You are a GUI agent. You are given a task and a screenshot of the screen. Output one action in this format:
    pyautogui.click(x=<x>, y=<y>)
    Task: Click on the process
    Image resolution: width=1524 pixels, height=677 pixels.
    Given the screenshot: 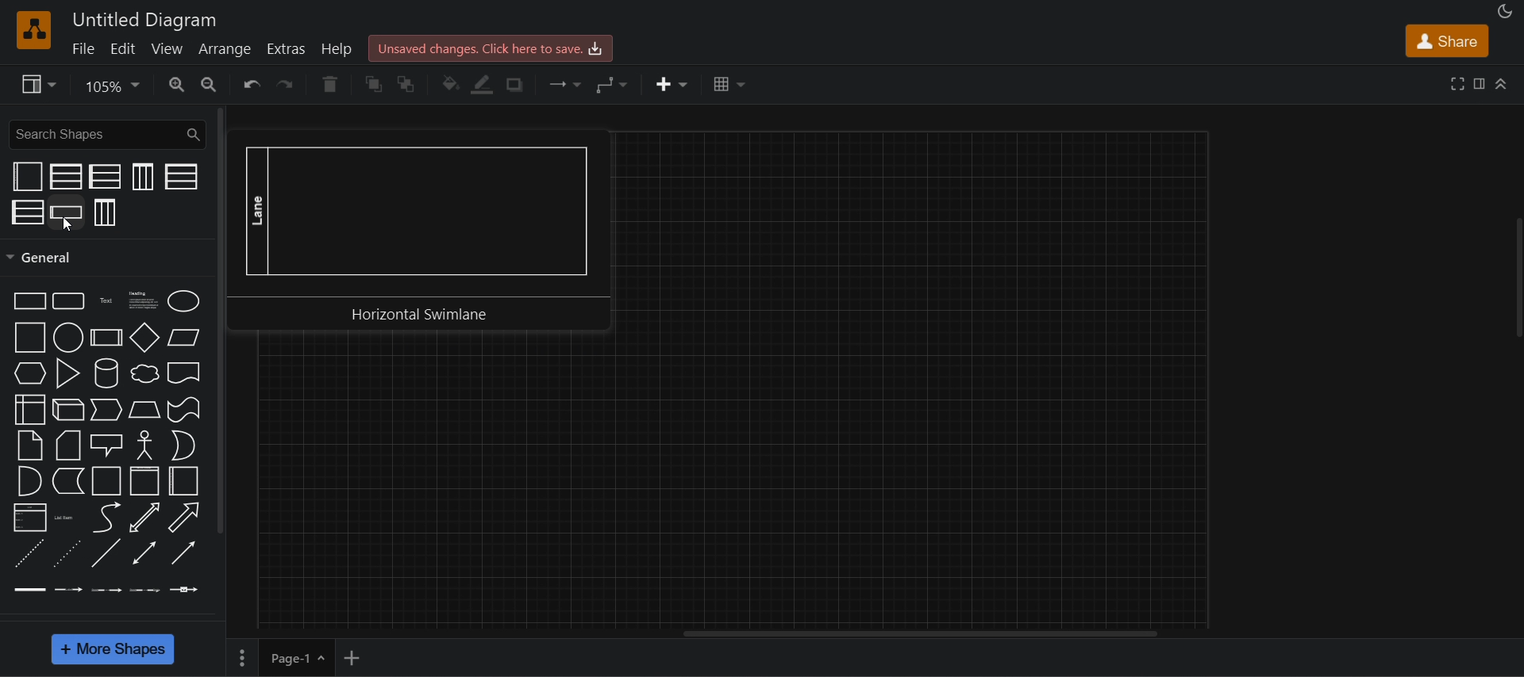 What is the action you would take?
    pyautogui.click(x=106, y=338)
    